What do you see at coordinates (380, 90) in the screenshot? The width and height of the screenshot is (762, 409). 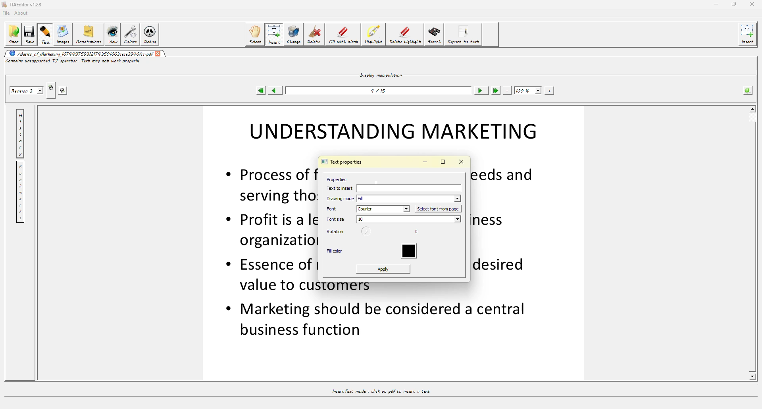 I see `4/15` at bounding box center [380, 90].